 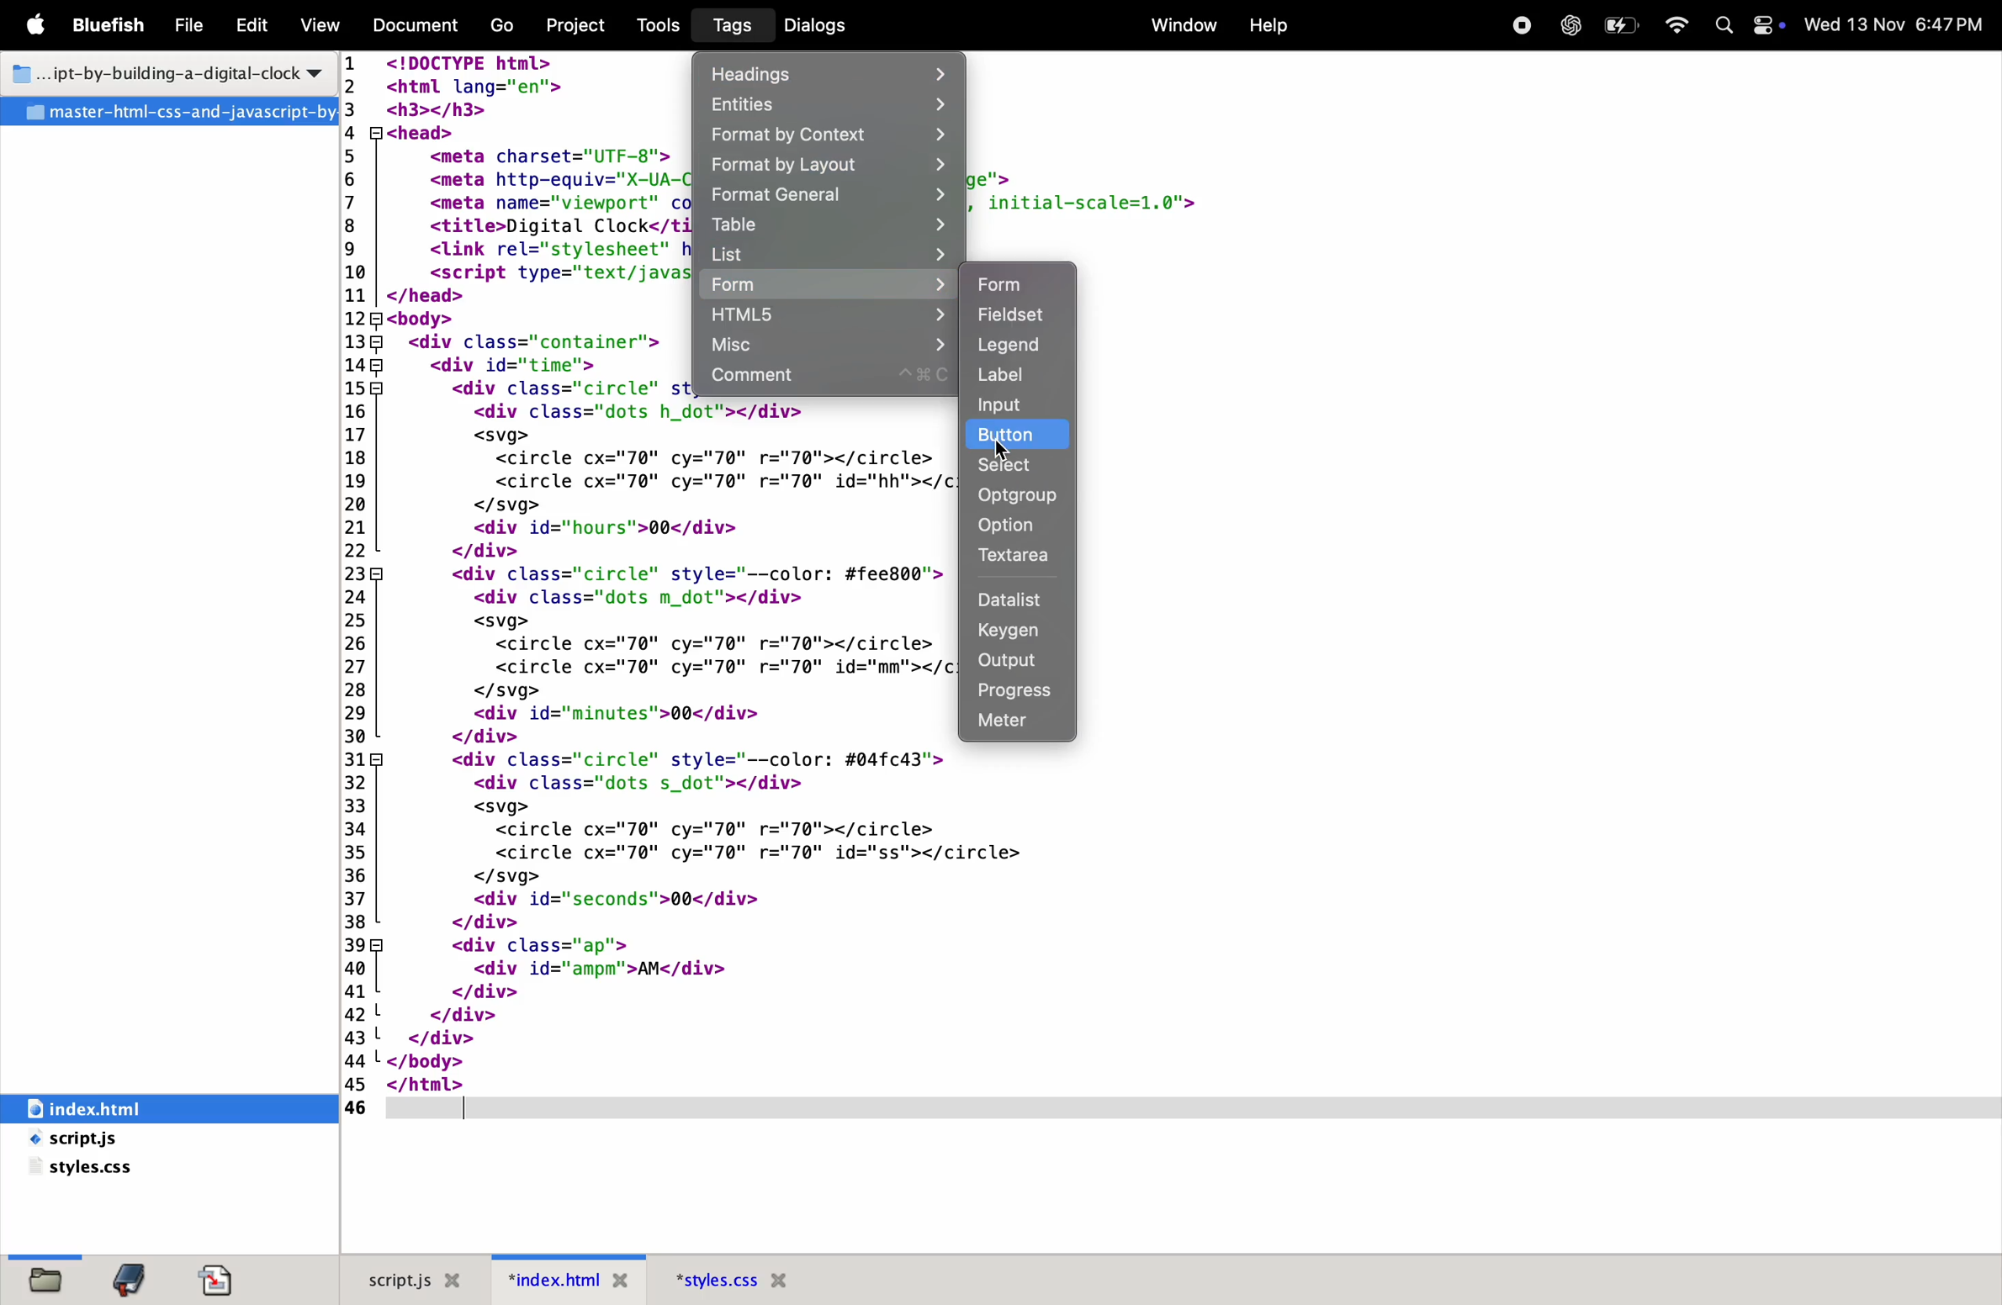 What do you see at coordinates (1010, 318) in the screenshot?
I see `Field set` at bounding box center [1010, 318].